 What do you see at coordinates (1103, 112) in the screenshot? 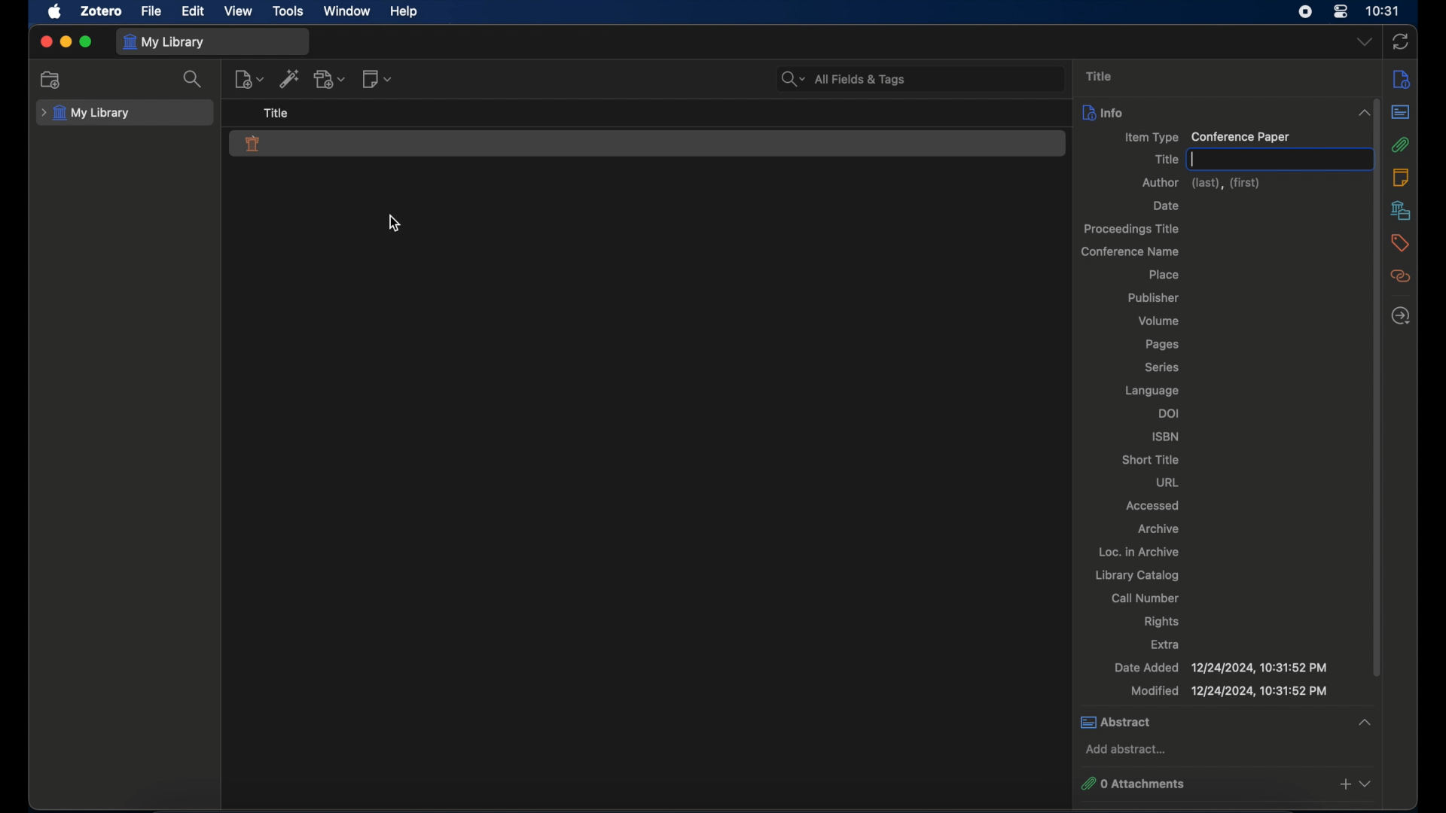
I see `info` at bounding box center [1103, 112].